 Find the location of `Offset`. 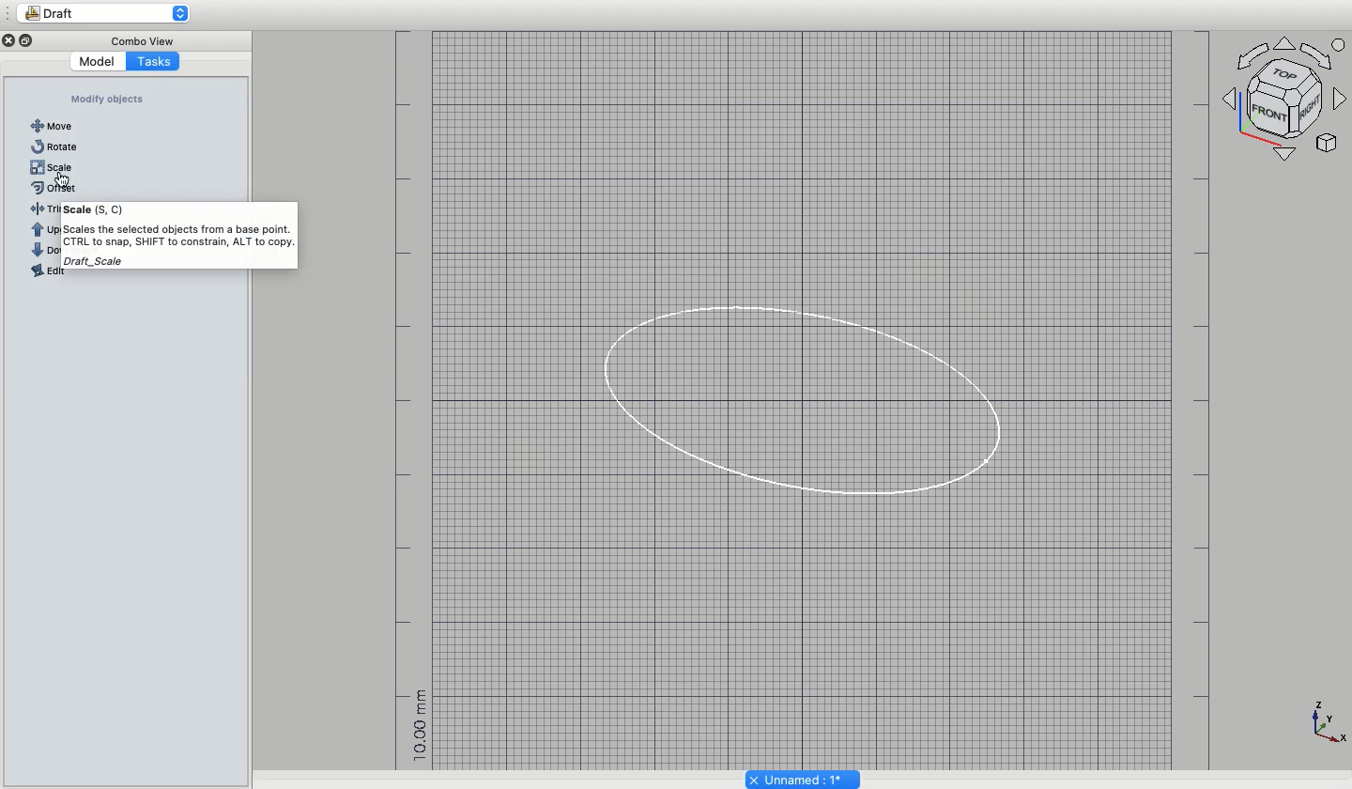

Offset is located at coordinates (58, 188).